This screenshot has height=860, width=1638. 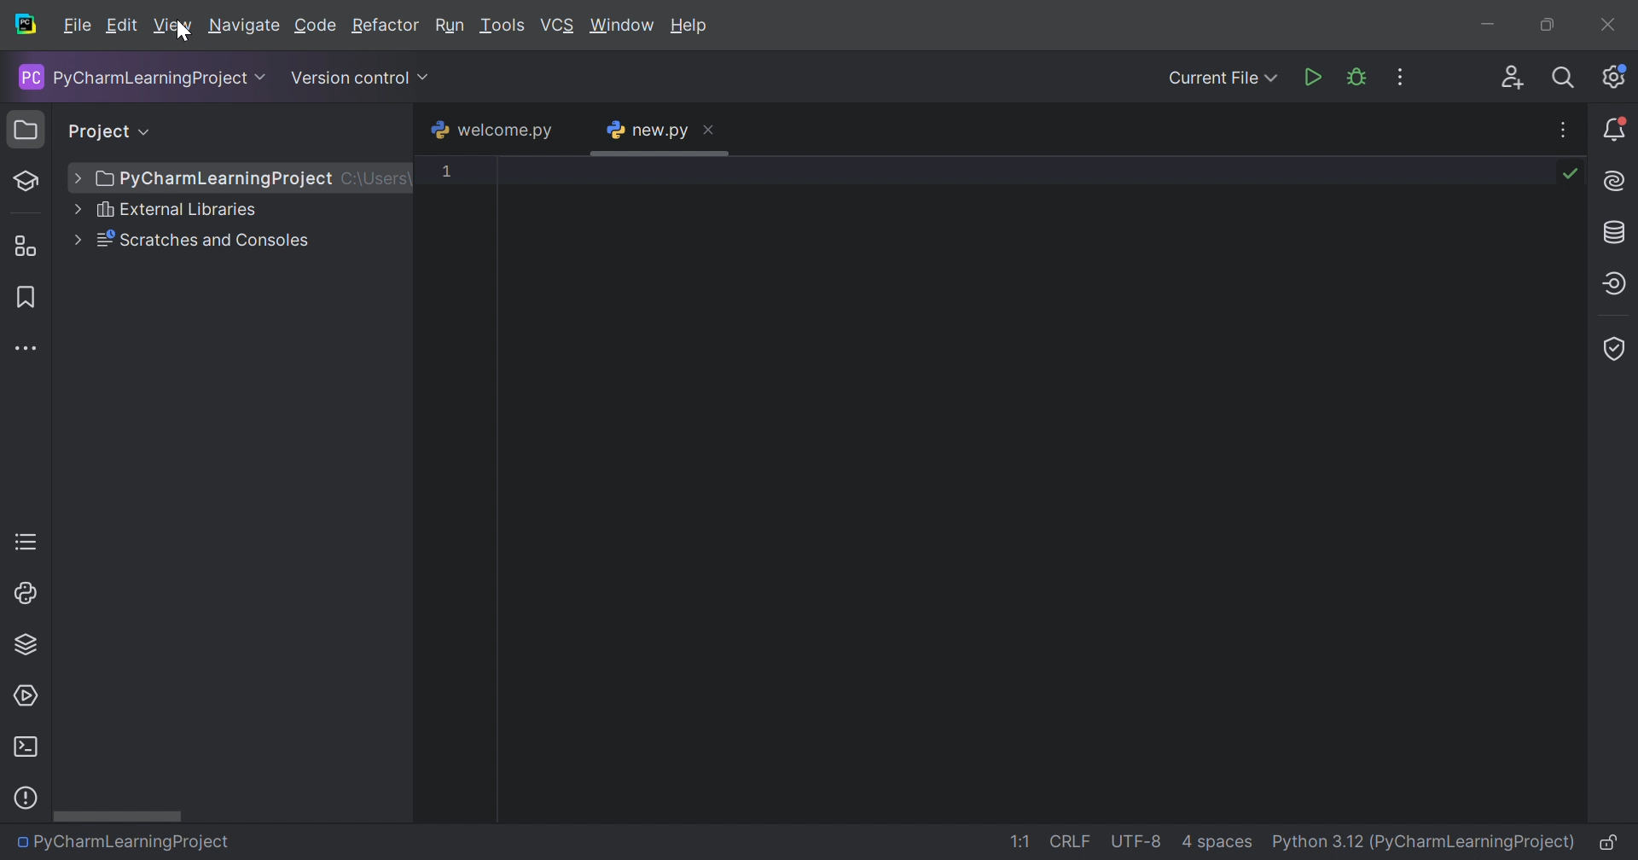 I want to click on TODO, so click(x=26, y=542).